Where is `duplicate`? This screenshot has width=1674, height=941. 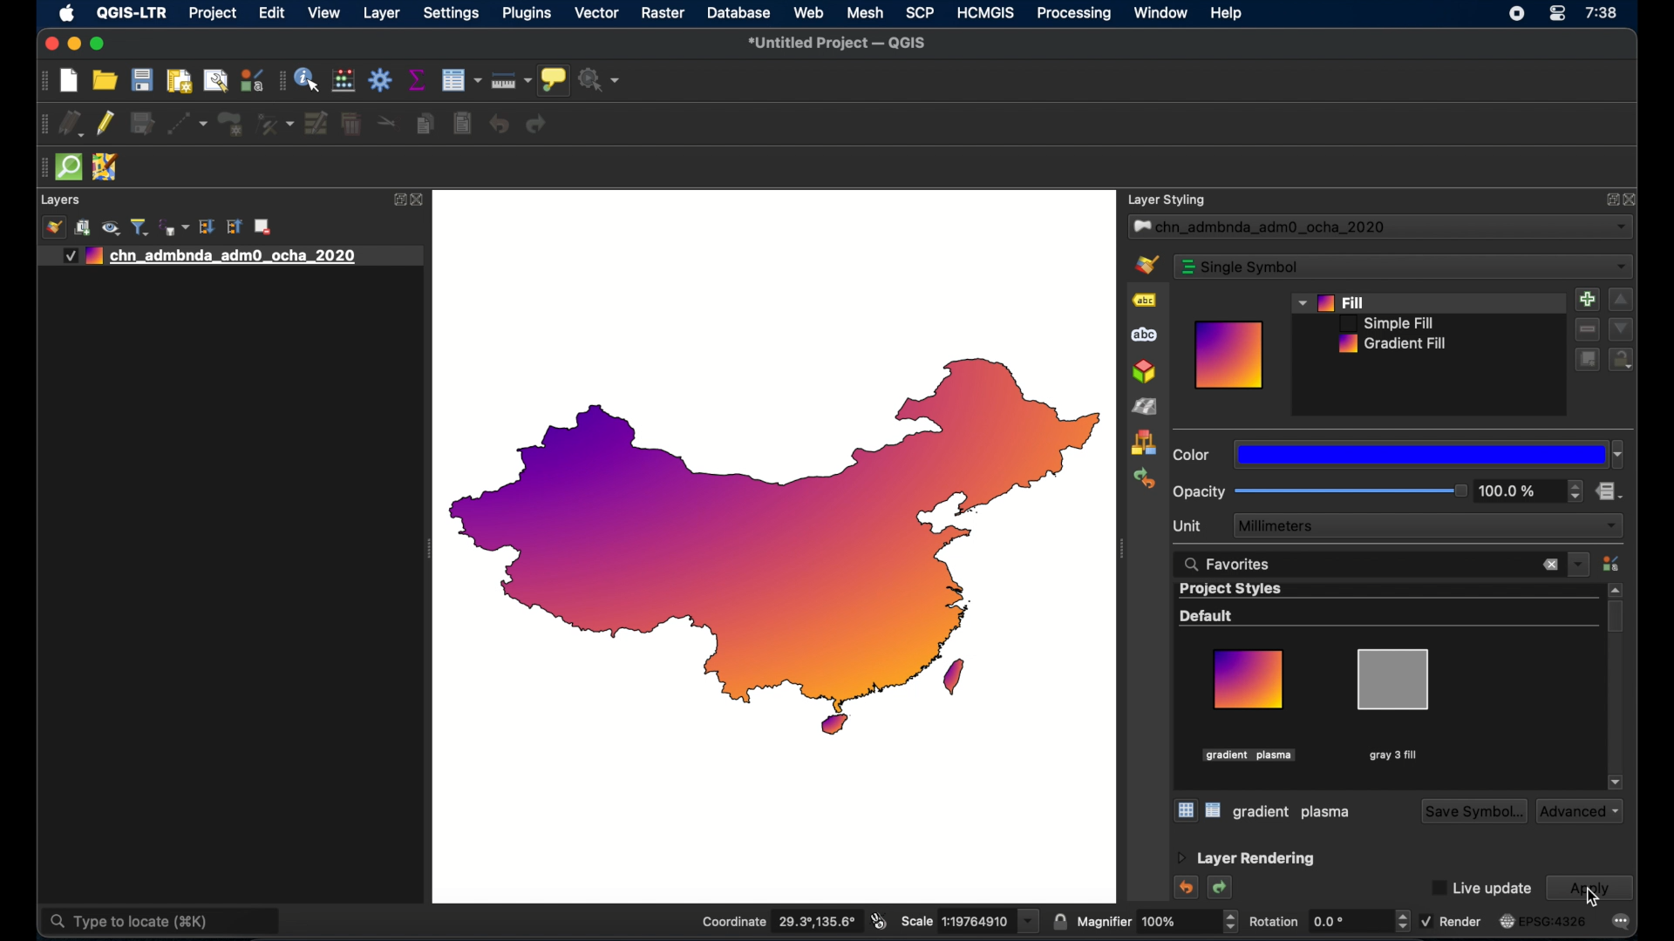
duplicate is located at coordinates (1587, 362).